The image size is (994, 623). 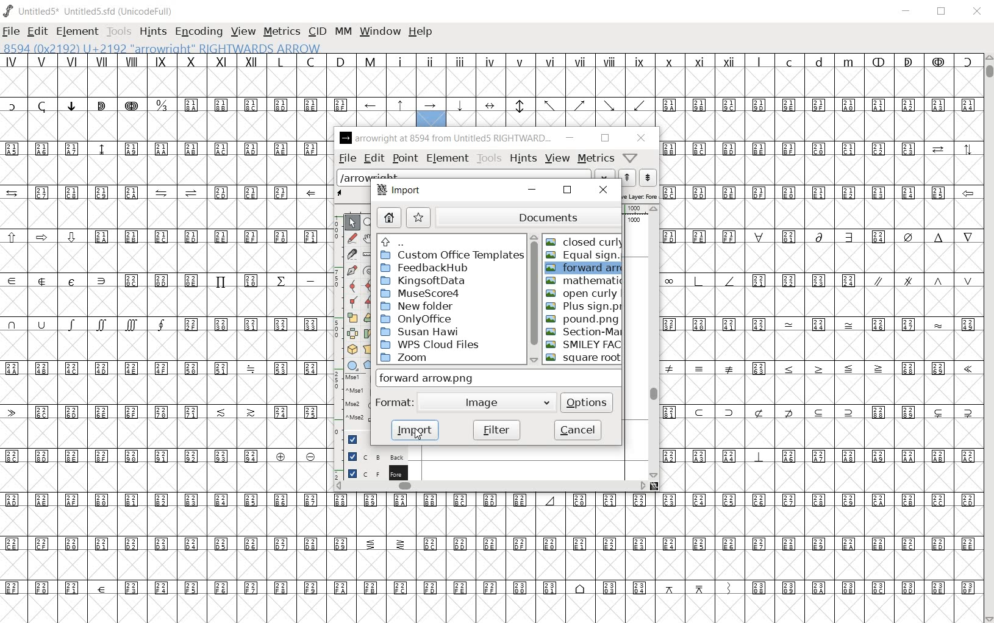 I want to click on add a point, then drag out its control points, so click(x=351, y=271).